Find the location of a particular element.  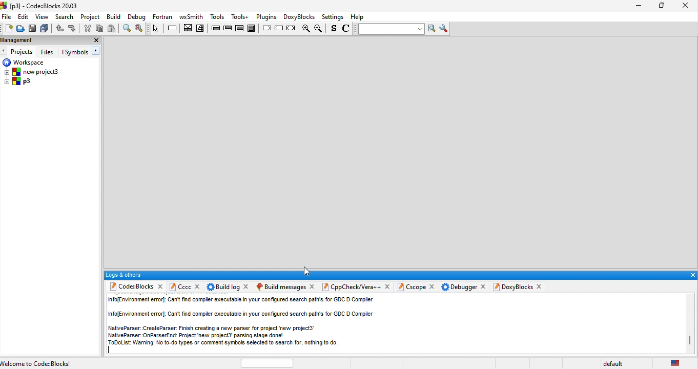

close is located at coordinates (432, 287).